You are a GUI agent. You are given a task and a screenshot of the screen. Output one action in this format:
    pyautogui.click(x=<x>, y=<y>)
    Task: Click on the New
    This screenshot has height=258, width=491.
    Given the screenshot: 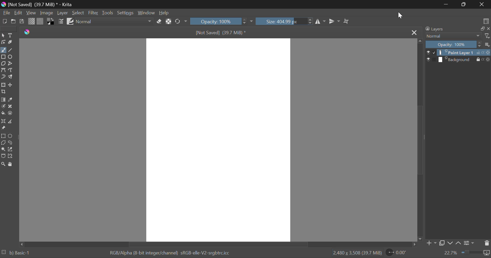 What is the action you would take?
    pyautogui.click(x=5, y=21)
    